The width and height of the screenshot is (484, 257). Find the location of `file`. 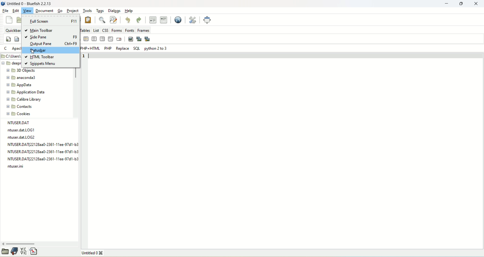

file is located at coordinates (4, 11).